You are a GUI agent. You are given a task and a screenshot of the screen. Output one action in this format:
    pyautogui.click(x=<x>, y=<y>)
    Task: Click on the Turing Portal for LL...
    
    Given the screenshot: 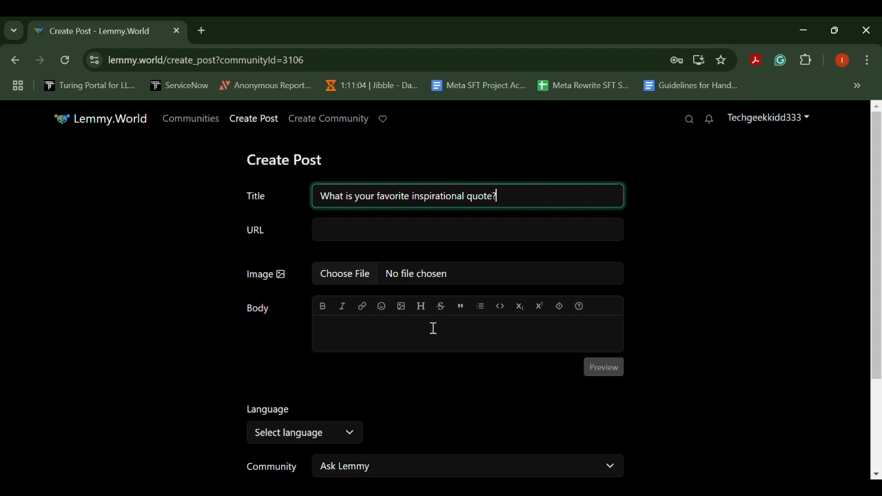 What is the action you would take?
    pyautogui.click(x=90, y=87)
    